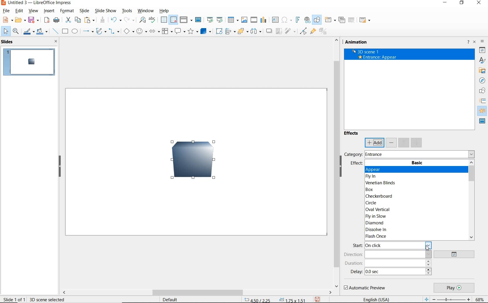 Image resolution: width=488 pixels, height=303 pixels. I want to click on ENTRANCE, so click(376, 154).